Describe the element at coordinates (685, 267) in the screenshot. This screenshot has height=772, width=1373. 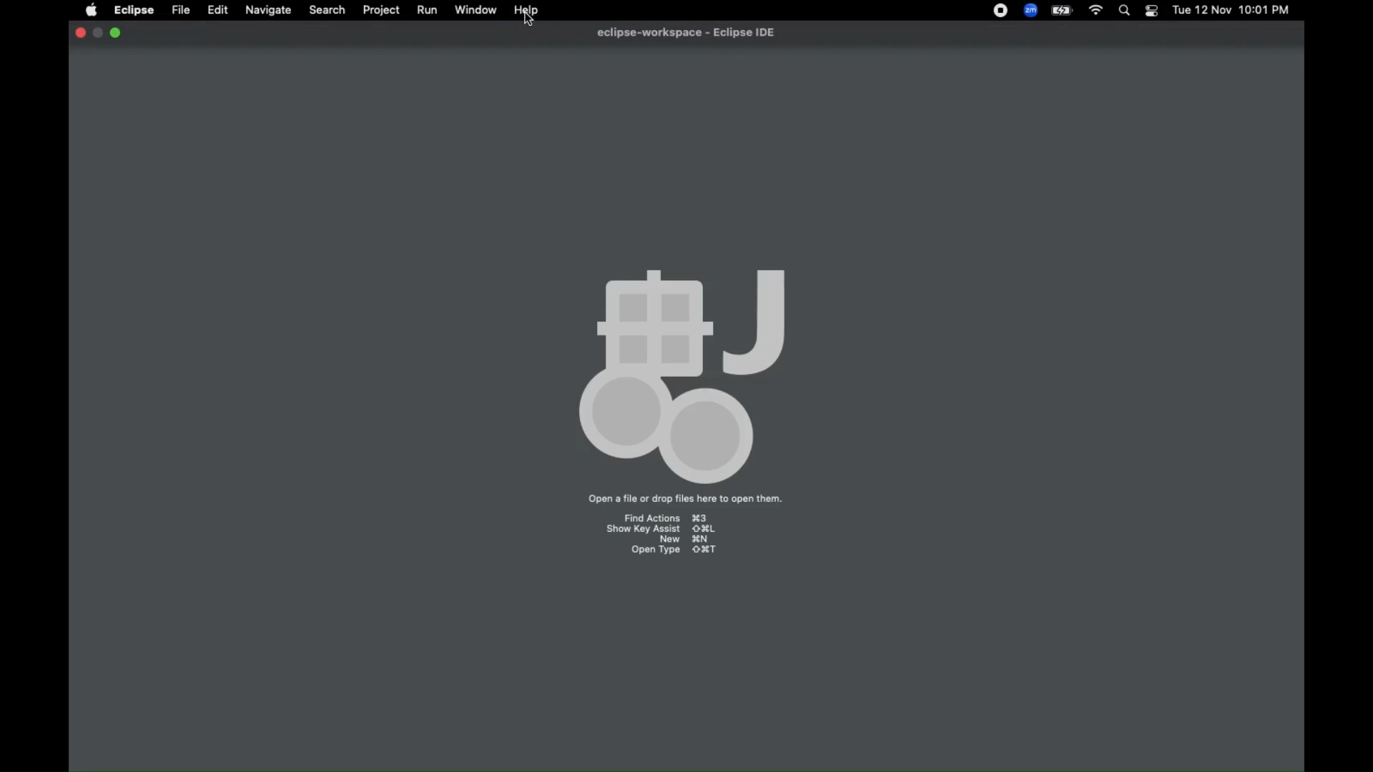
I see `Edit space` at that location.